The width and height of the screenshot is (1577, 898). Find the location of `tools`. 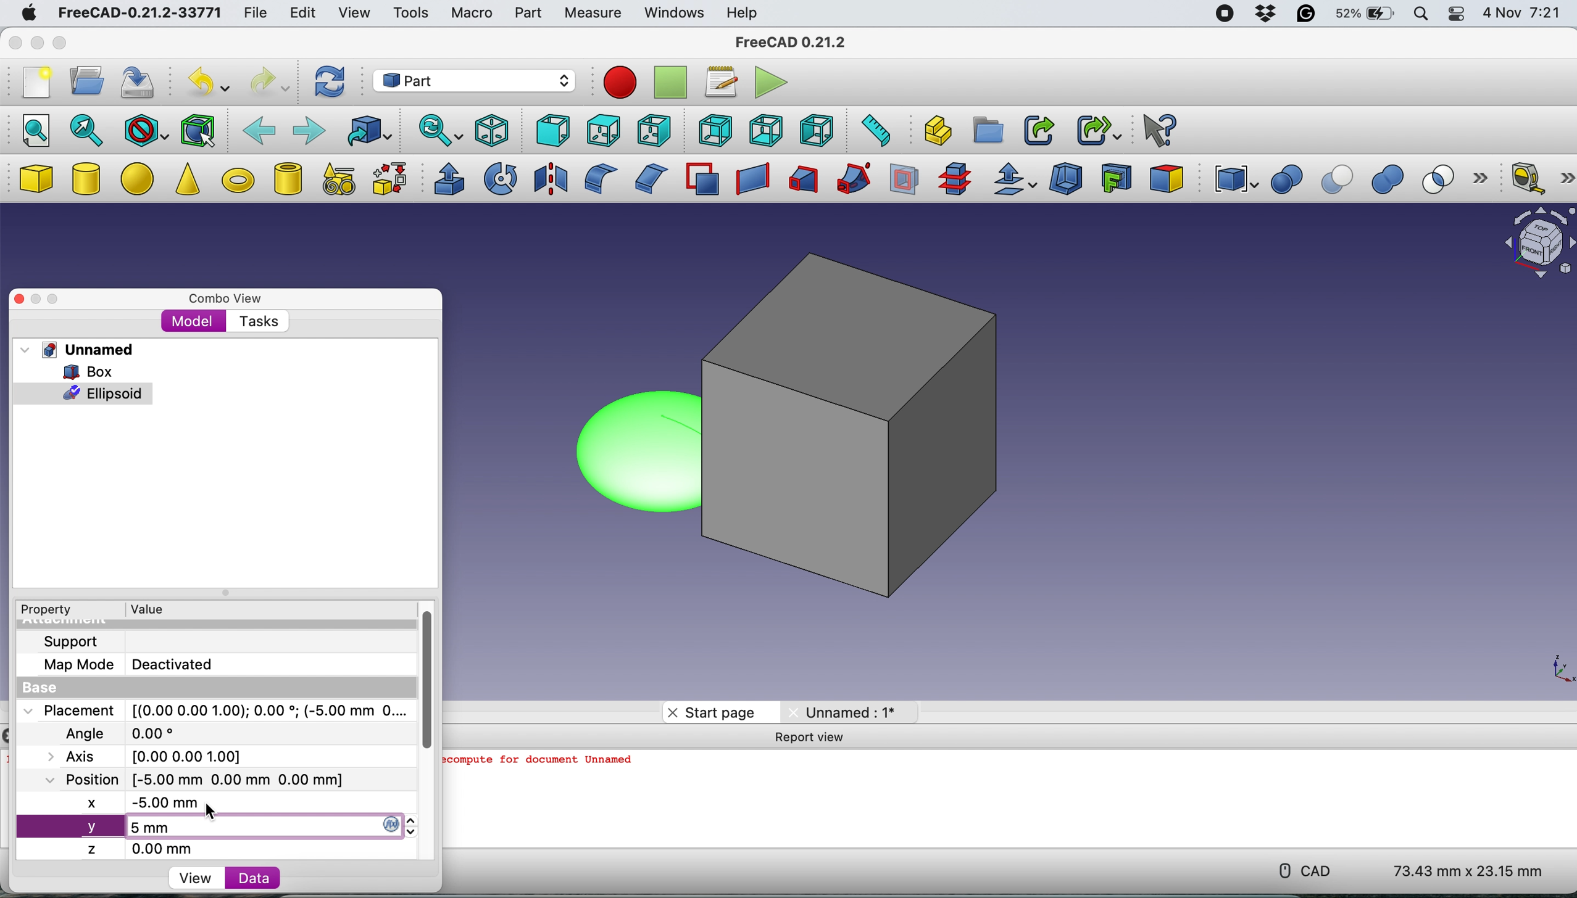

tools is located at coordinates (414, 16).